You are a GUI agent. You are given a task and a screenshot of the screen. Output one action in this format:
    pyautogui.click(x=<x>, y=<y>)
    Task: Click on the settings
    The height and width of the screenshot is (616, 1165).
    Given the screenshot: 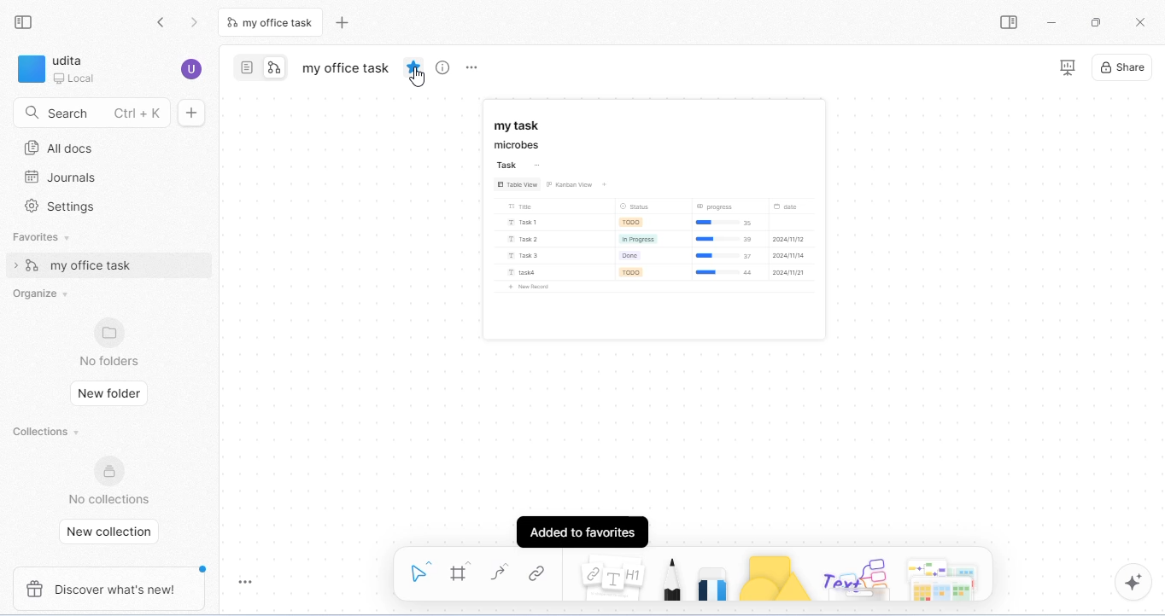 What is the action you would take?
    pyautogui.click(x=64, y=206)
    